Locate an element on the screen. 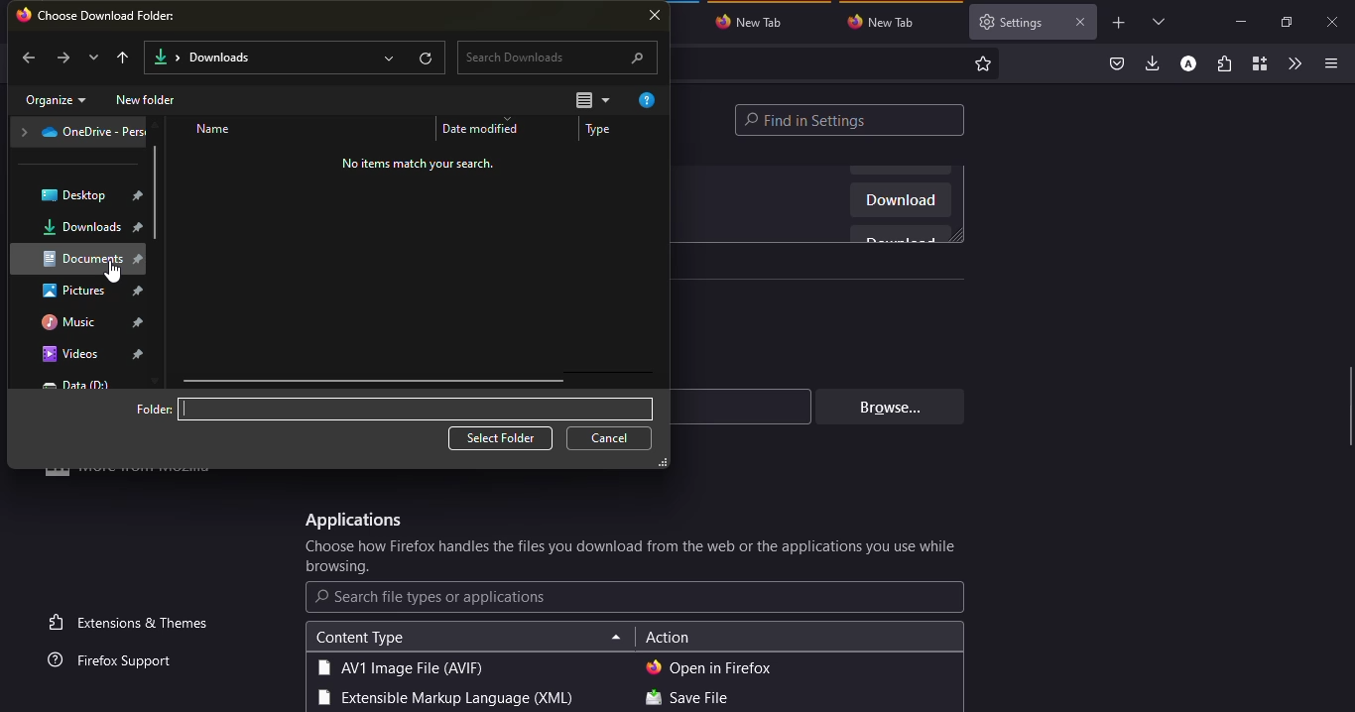 The height and width of the screenshot is (712, 1355). tab is located at coordinates (1013, 22).